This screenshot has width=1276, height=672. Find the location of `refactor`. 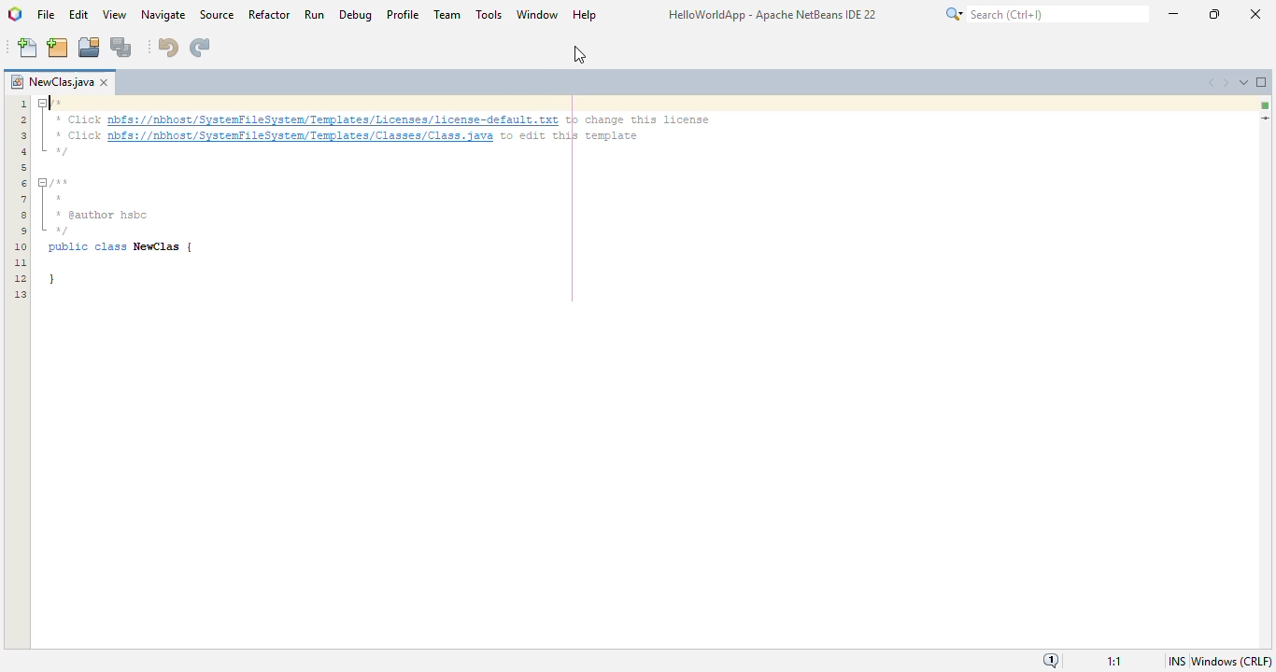

refactor is located at coordinates (269, 14).